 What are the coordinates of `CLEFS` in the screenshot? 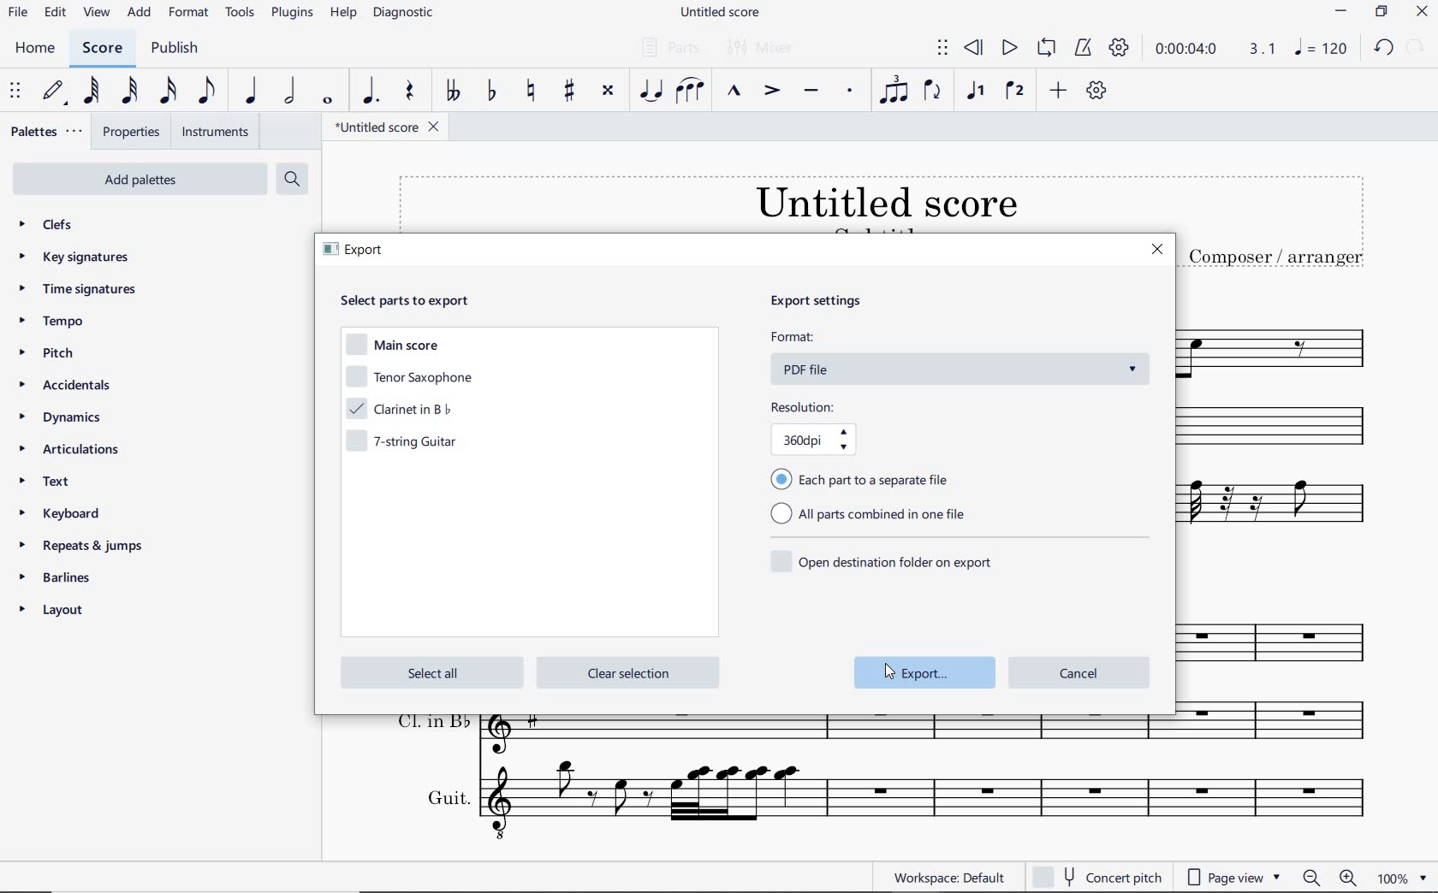 It's located at (49, 224).